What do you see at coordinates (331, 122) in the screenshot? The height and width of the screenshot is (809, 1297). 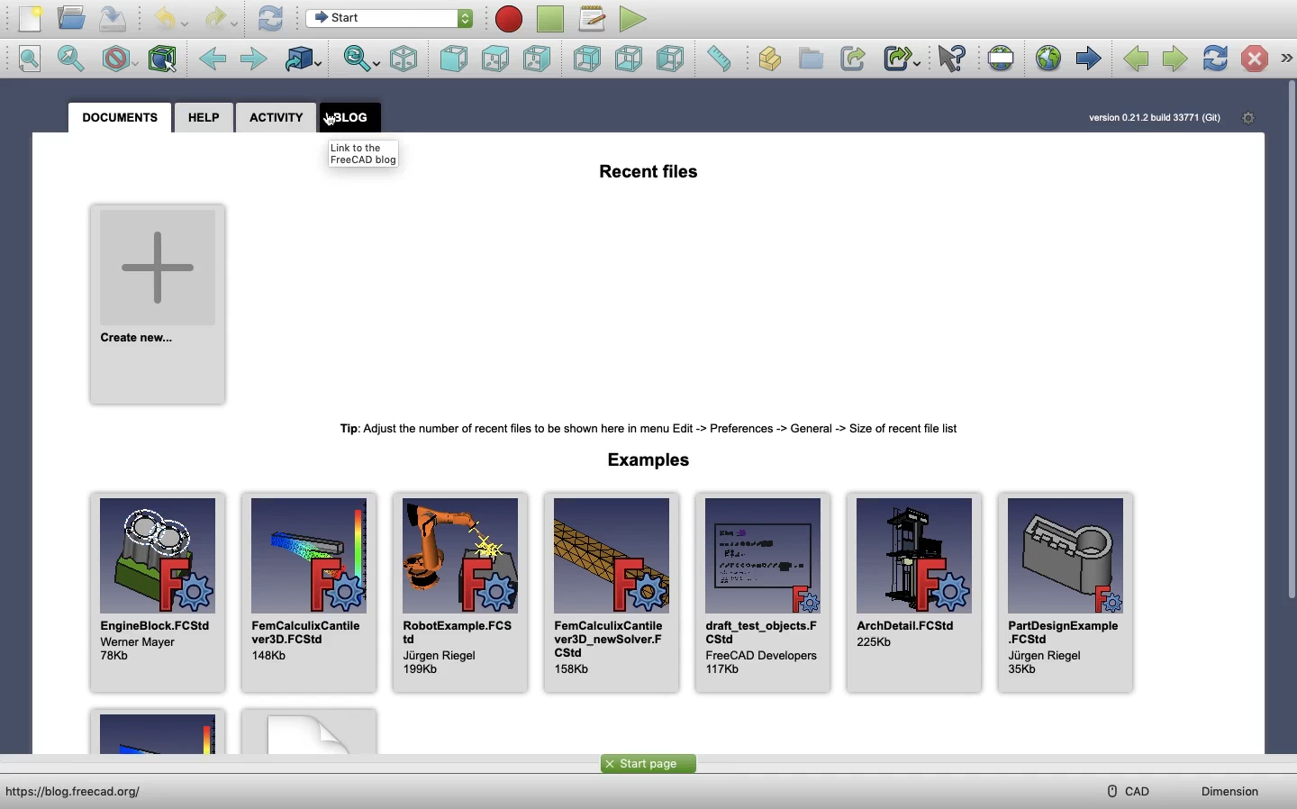 I see `Cursor` at bounding box center [331, 122].